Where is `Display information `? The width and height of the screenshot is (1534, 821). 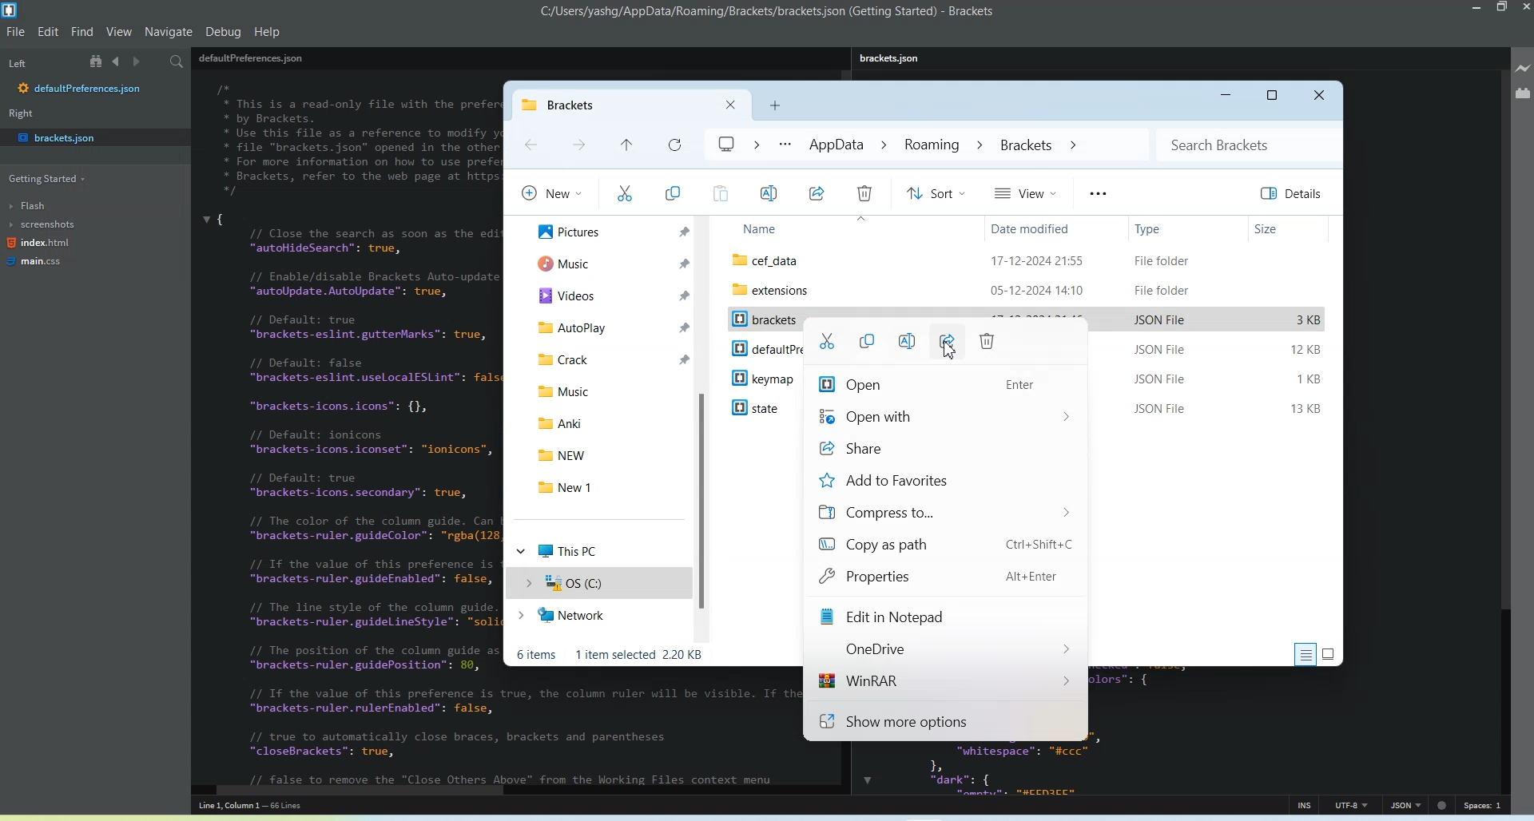
Display information  is located at coordinates (1305, 654).